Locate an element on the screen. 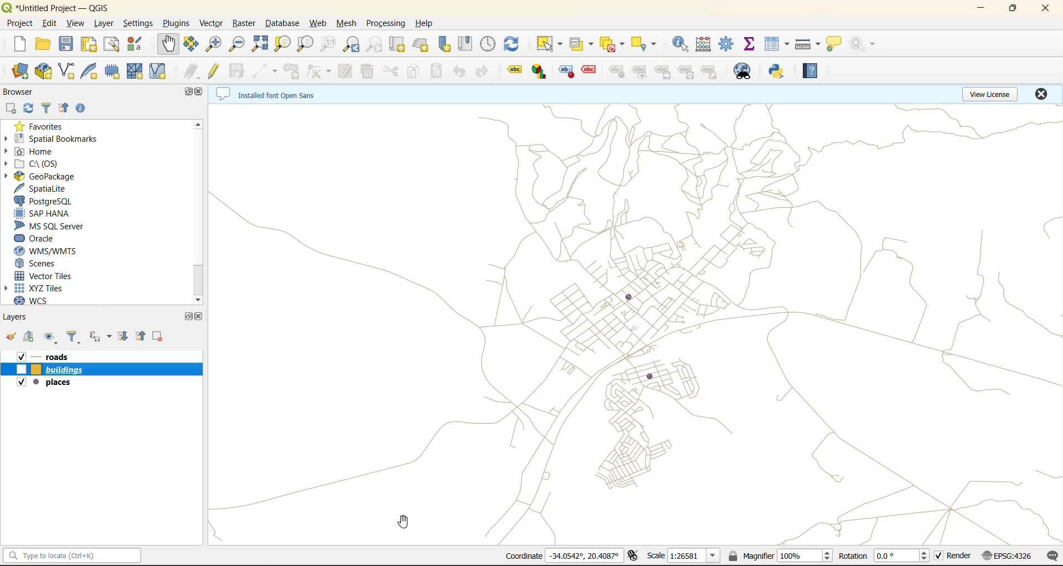  maximize is located at coordinates (1012, 8).